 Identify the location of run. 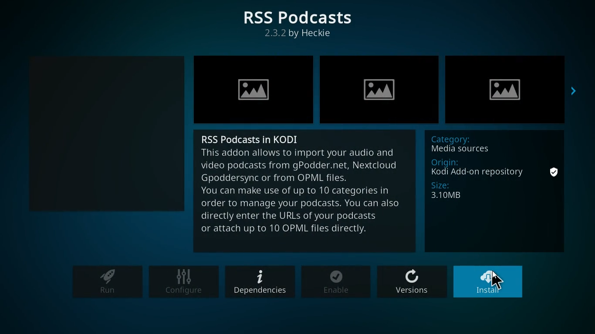
(107, 282).